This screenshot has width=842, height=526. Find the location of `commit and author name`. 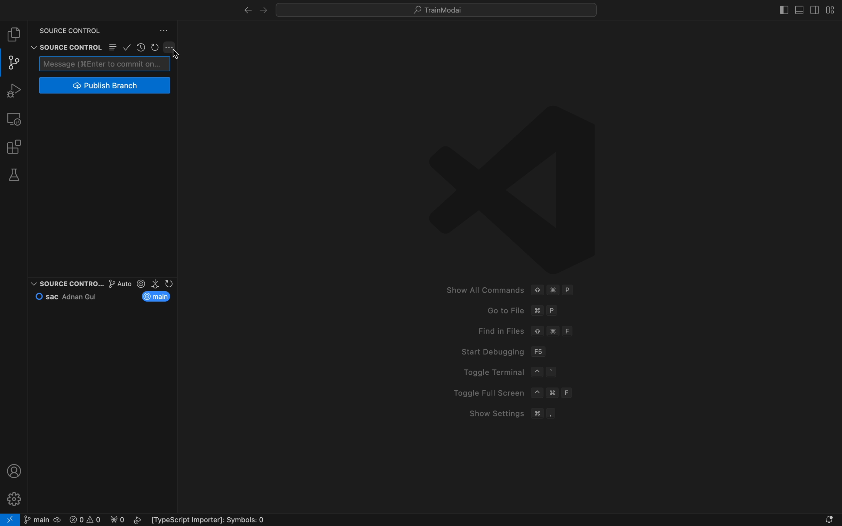

commit and author name is located at coordinates (70, 296).